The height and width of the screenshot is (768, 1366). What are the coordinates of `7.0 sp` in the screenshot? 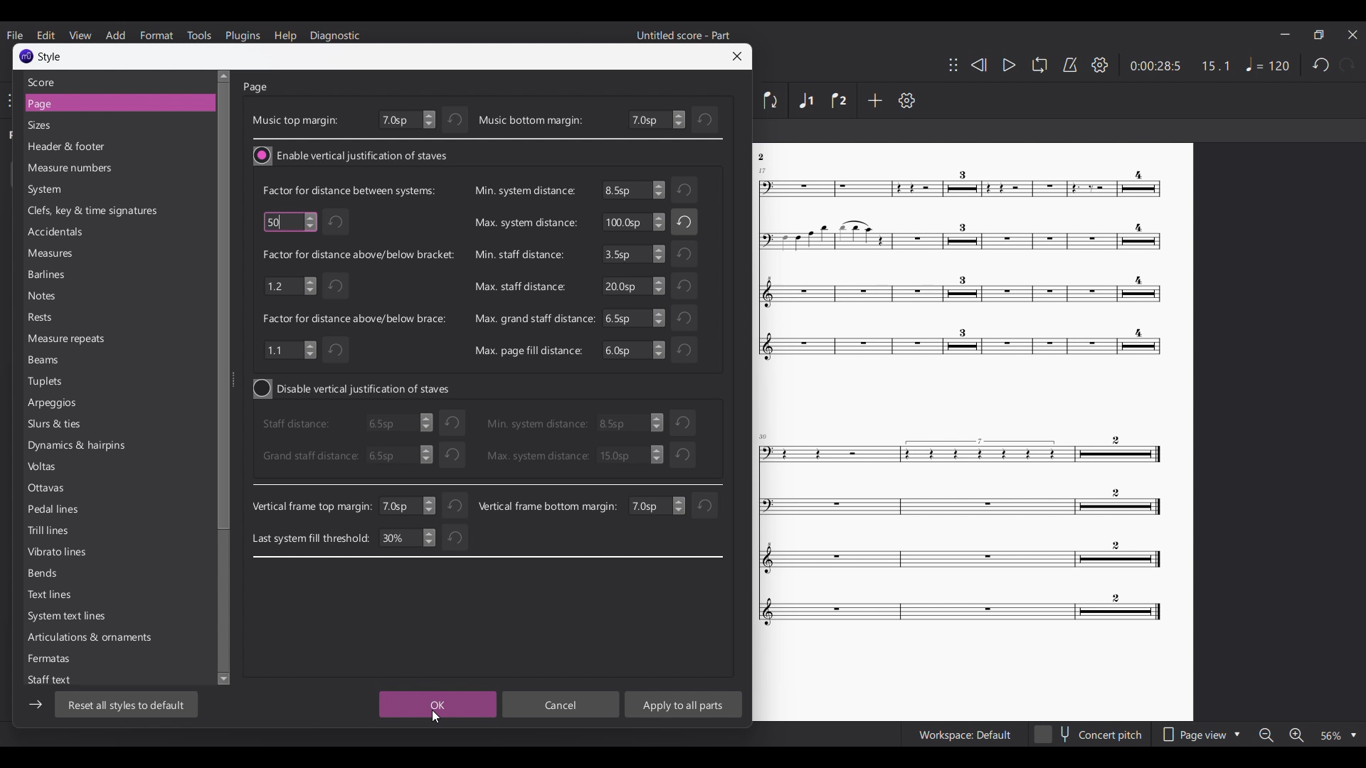 It's located at (408, 506).